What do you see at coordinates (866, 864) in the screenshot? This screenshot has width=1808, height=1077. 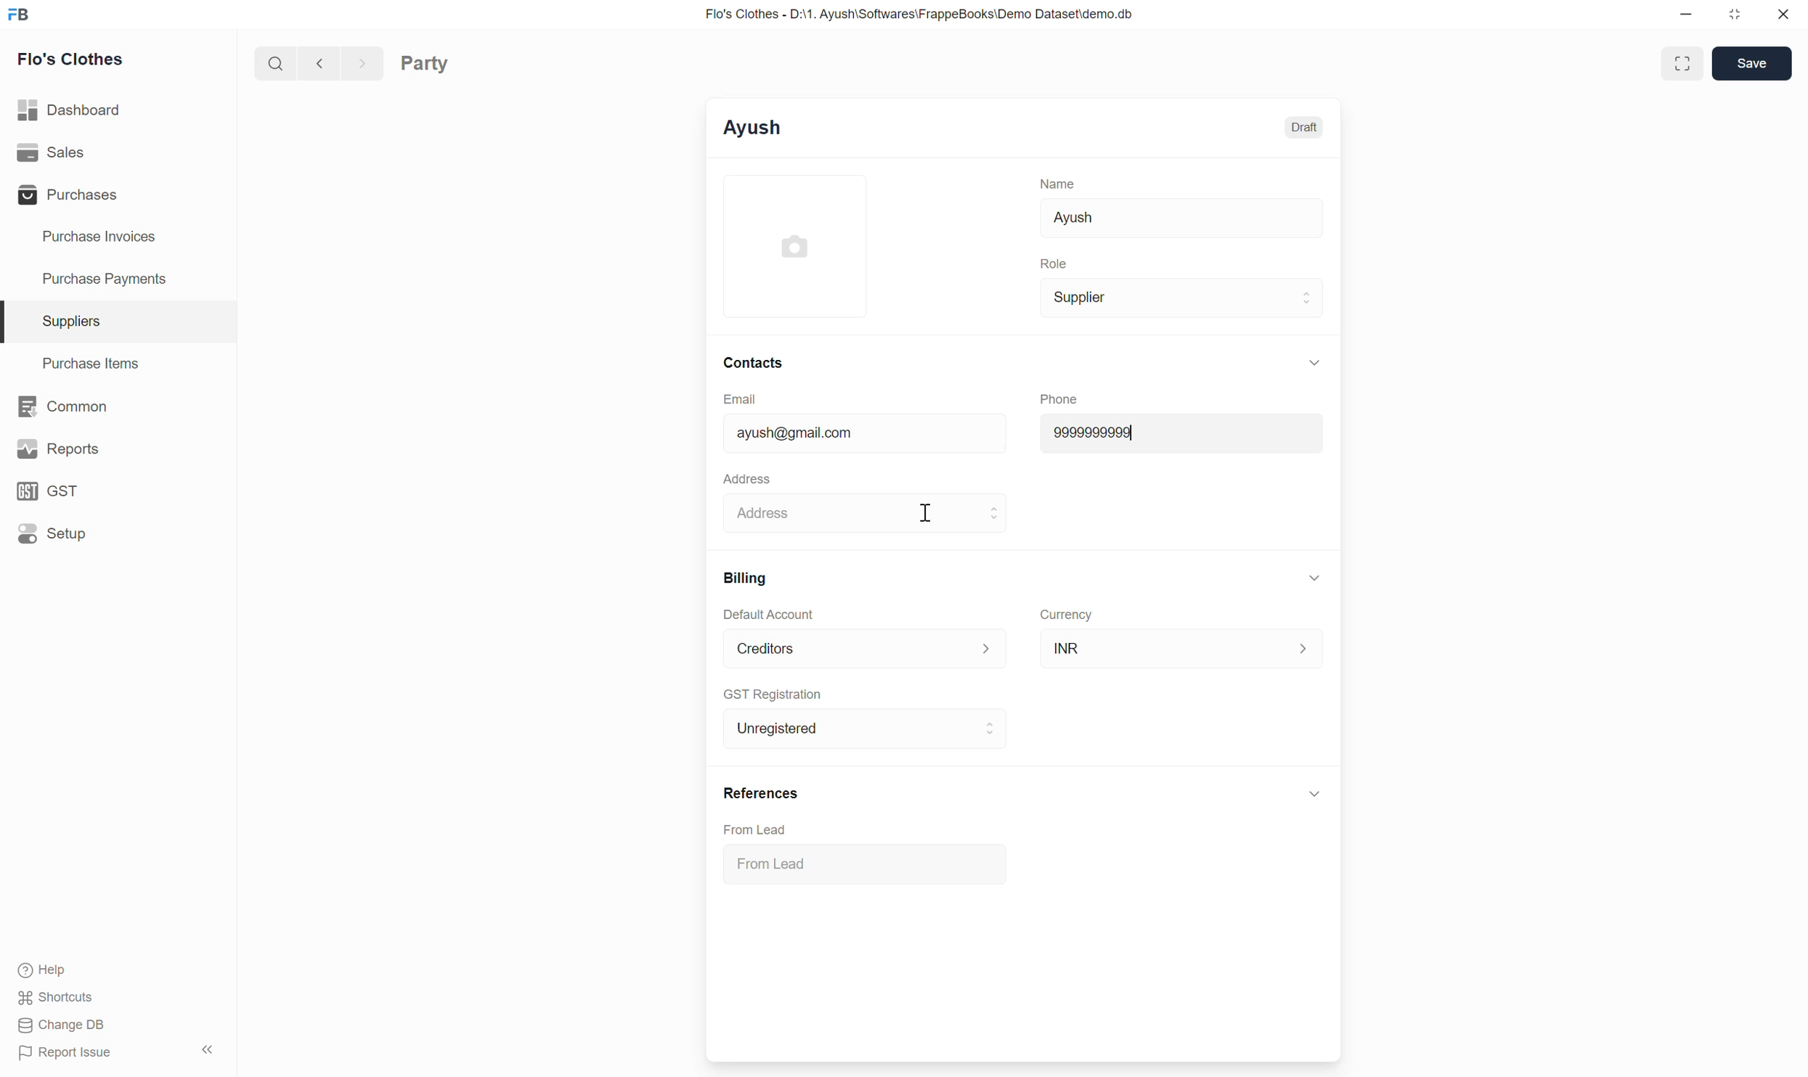 I see `From Lead` at bounding box center [866, 864].